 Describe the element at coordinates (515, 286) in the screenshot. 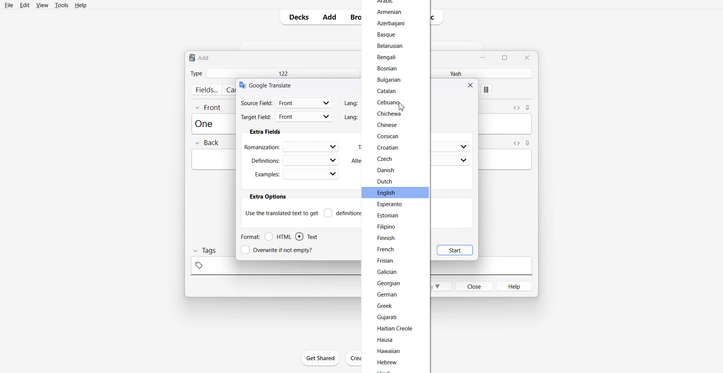

I see `Help` at that location.